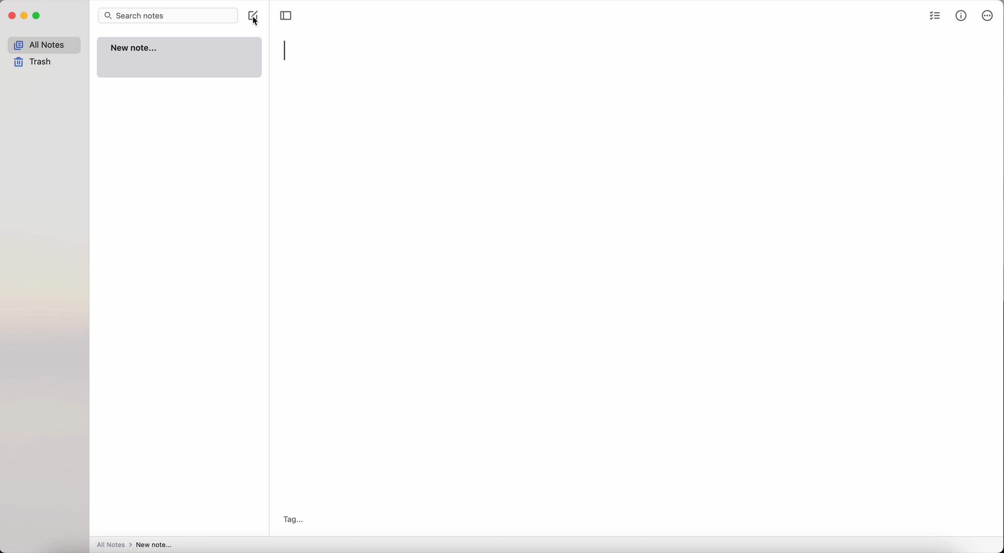 The height and width of the screenshot is (553, 1004). Describe the element at coordinates (986, 16) in the screenshot. I see `more options` at that location.